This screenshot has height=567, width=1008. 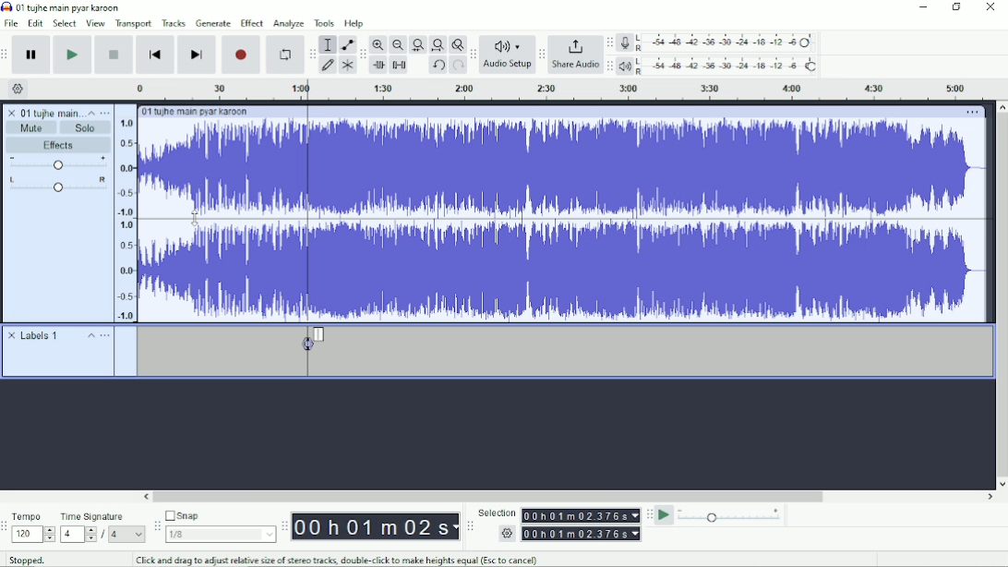 I want to click on Fit project to width, so click(x=437, y=44).